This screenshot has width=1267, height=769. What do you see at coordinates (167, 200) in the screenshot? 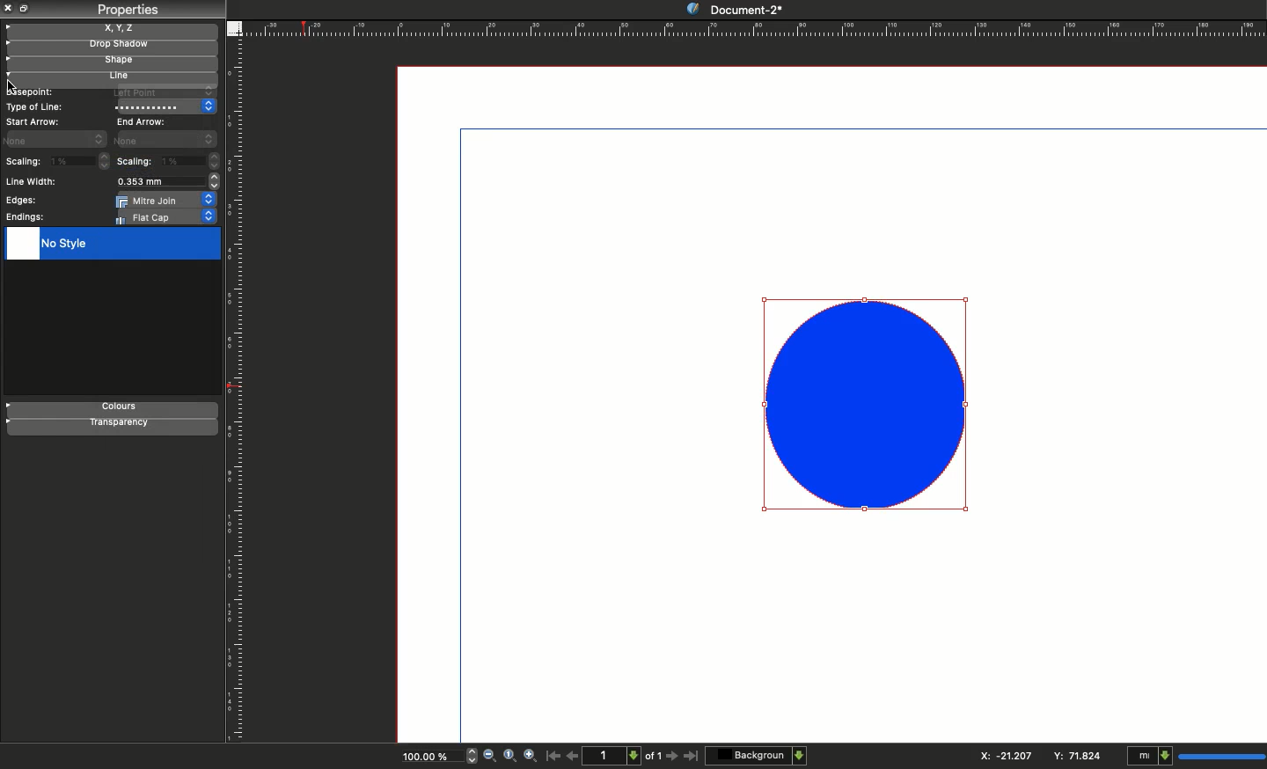
I see `Mitre join` at bounding box center [167, 200].